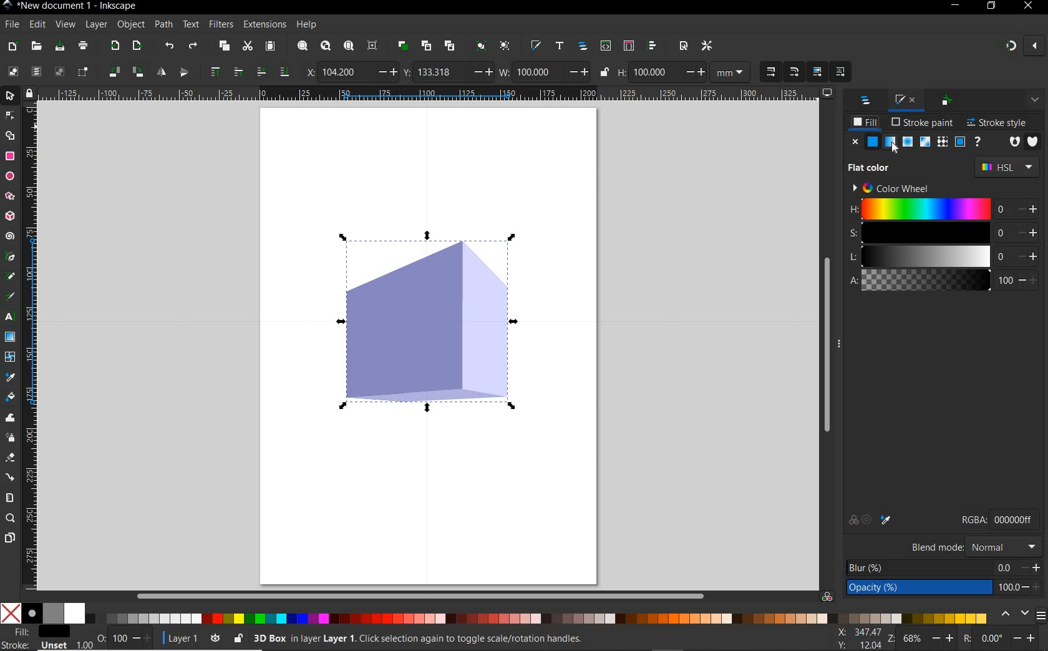 This screenshot has height=651, width=1048. I want to click on SCROLLBAR, so click(824, 346).